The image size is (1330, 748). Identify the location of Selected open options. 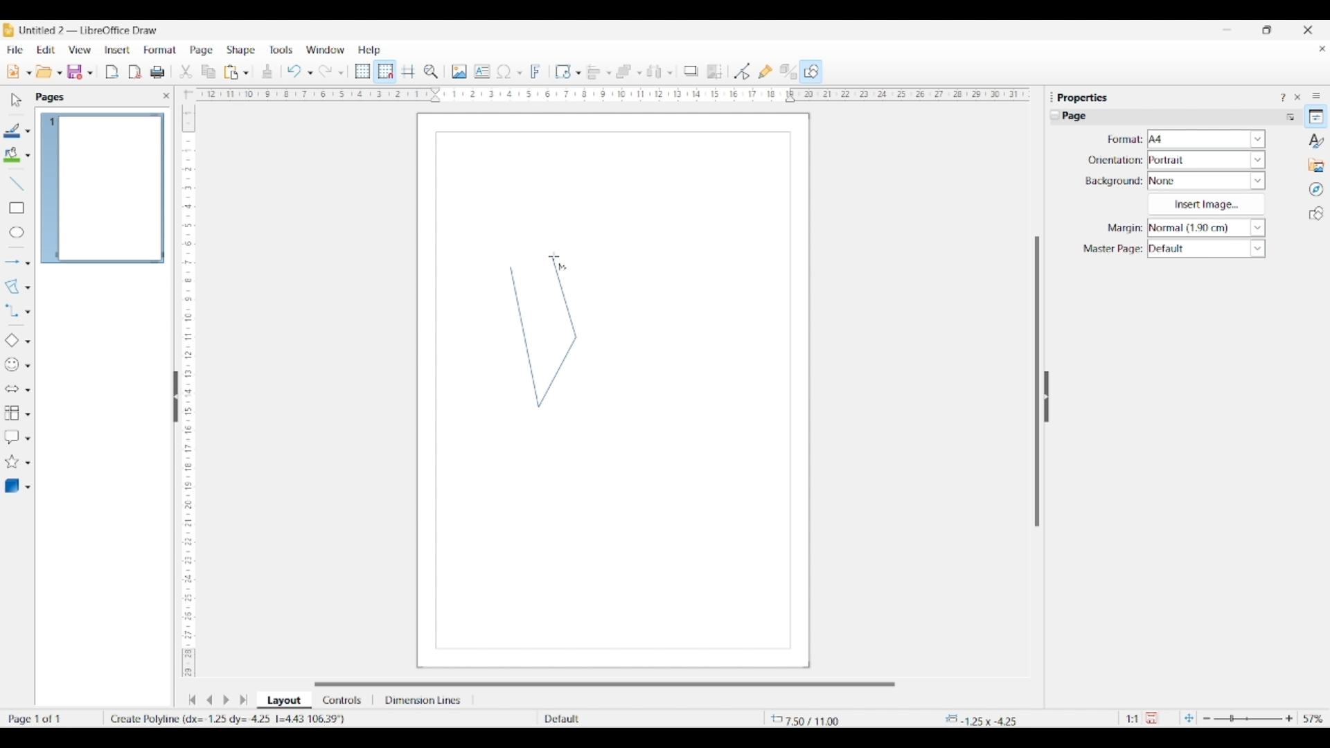
(44, 72).